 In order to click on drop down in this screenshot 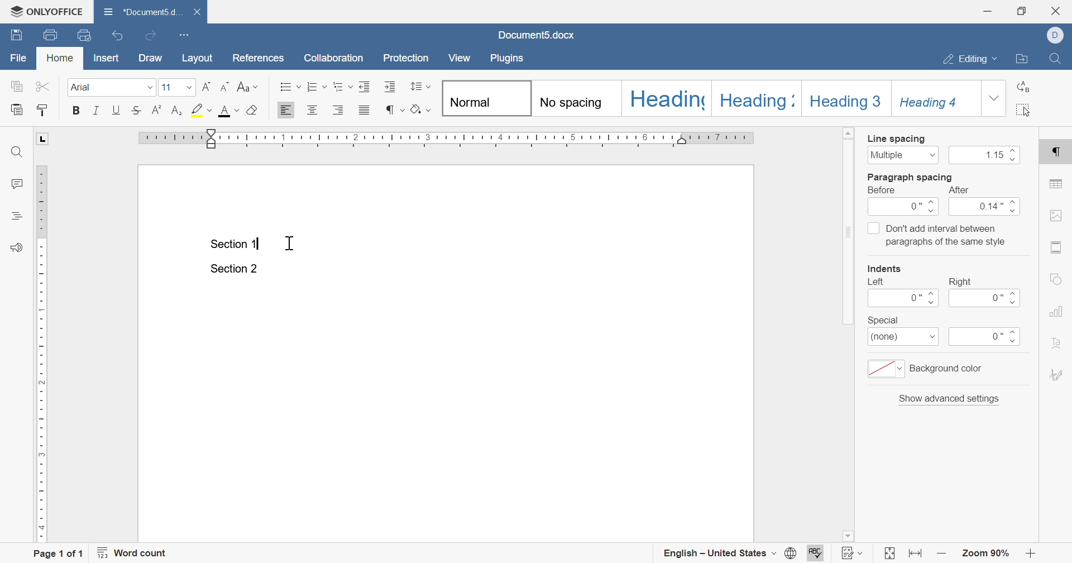, I will do `click(994, 98)`.